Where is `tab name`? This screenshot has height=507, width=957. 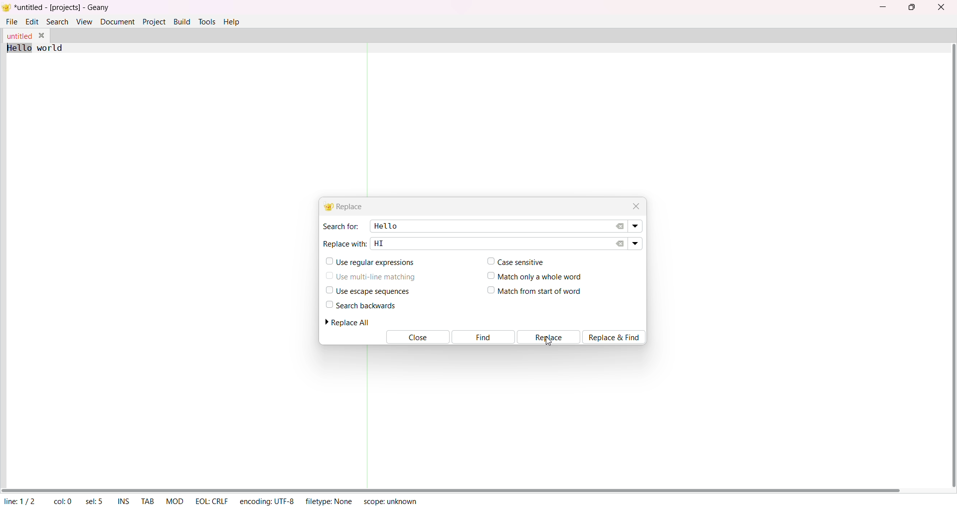 tab name is located at coordinates (19, 36).